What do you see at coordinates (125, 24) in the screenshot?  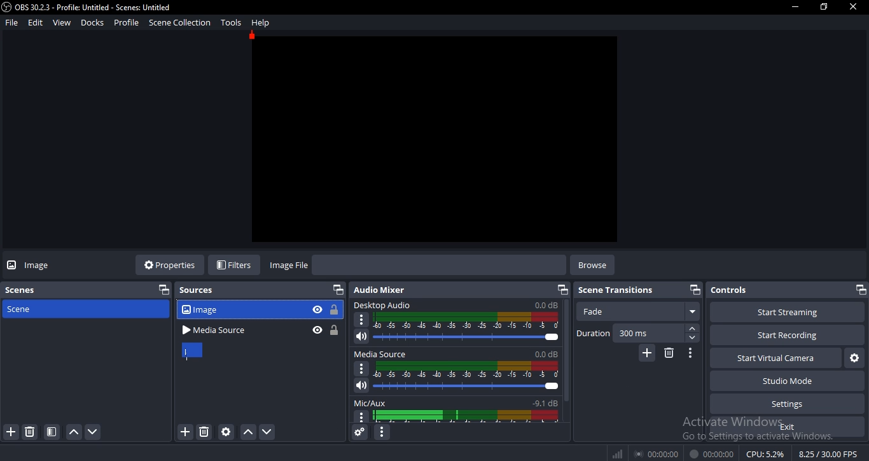 I see `profile` at bounding box center [125, 24].